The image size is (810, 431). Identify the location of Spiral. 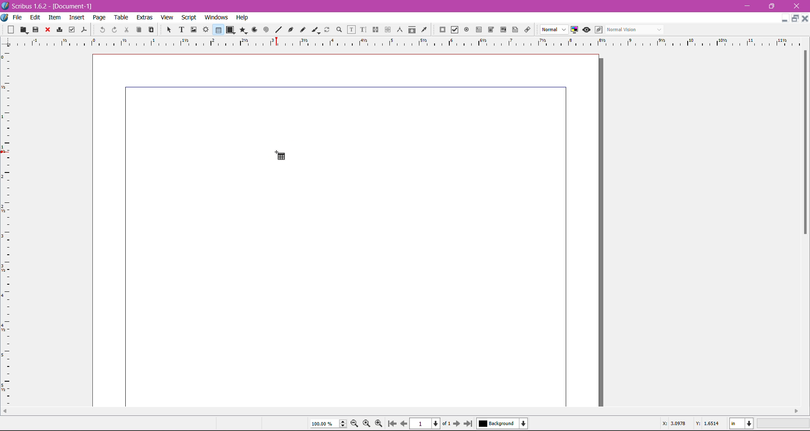
(265, 29).